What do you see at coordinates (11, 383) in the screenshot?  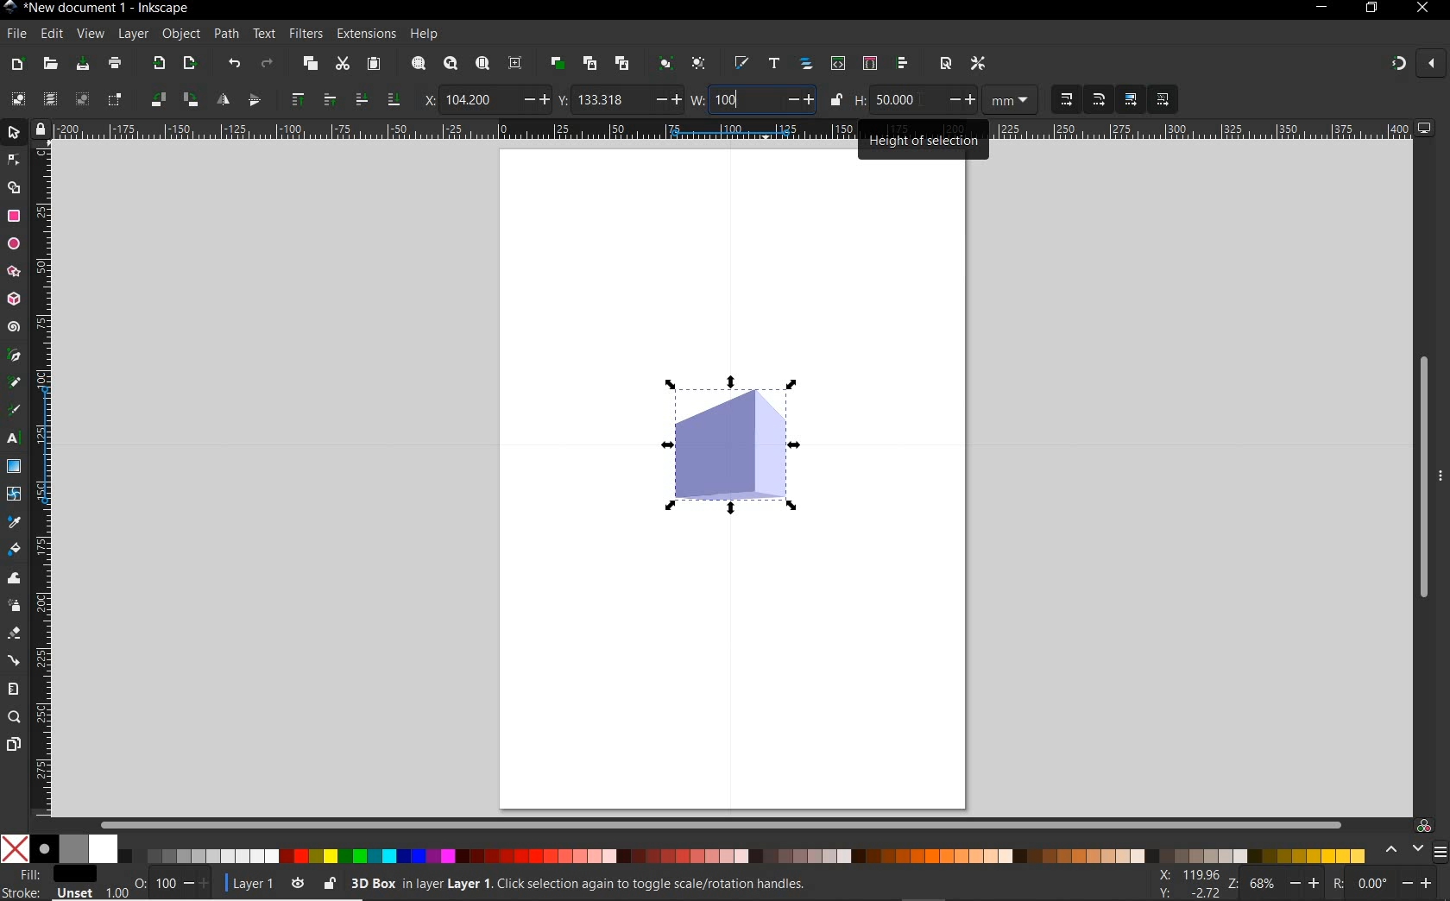 I see `pencil tool` at bounding box center [11, 383].